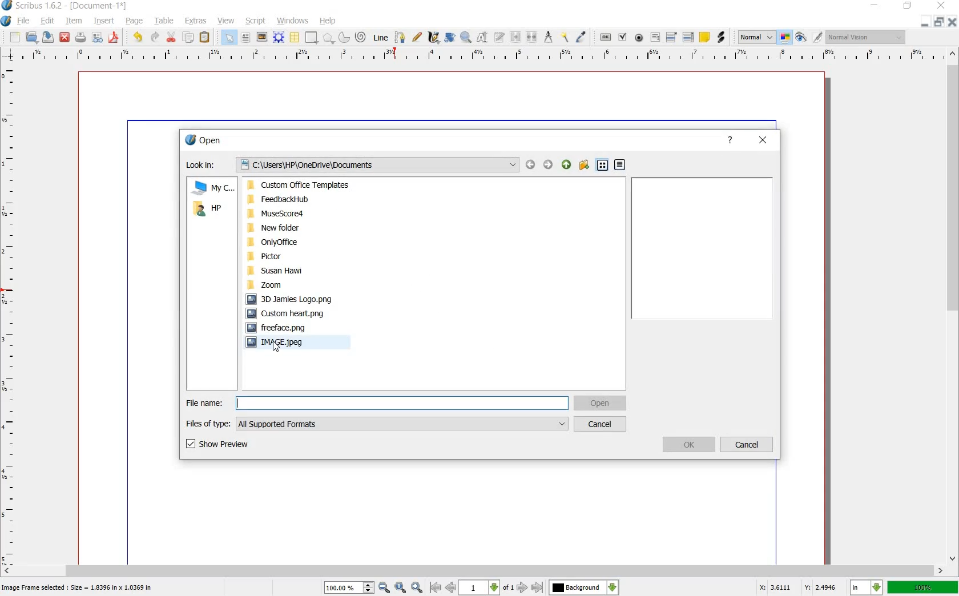  Describe the element at coordinates (310, 38) in the screenshot. I see `shape` at that location.